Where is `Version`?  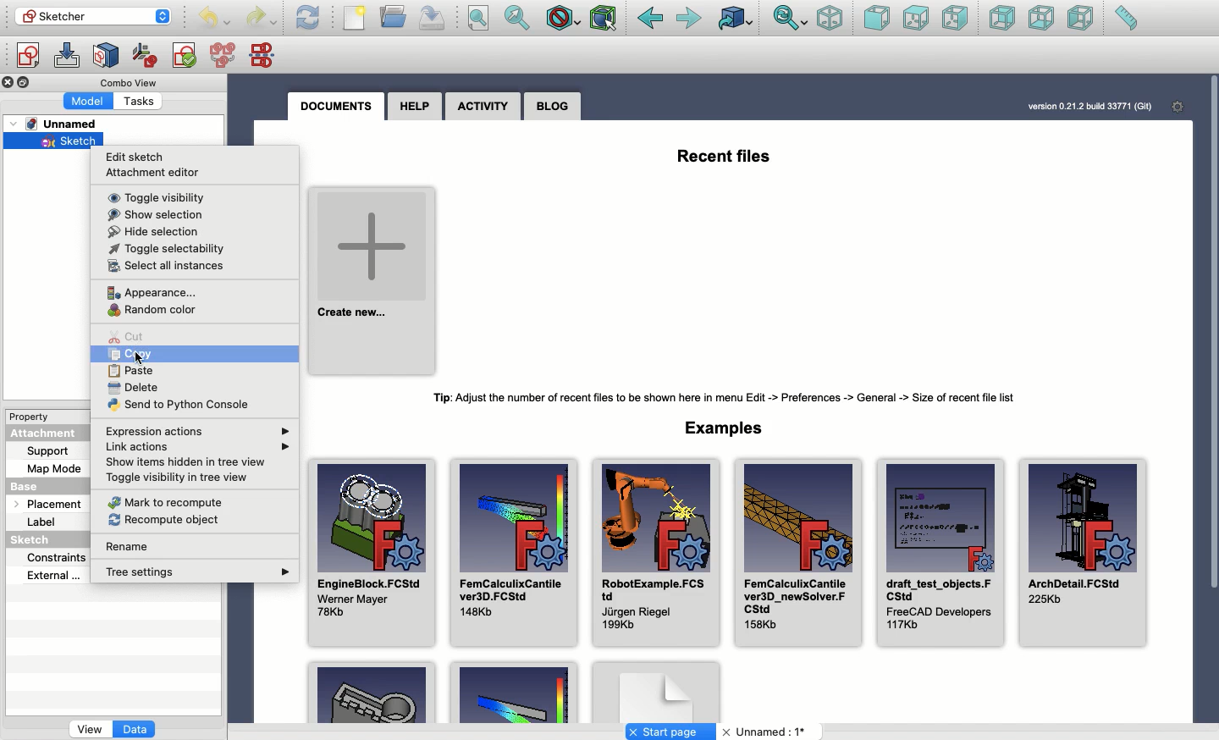 Version is located at coordinates (1078, 107).